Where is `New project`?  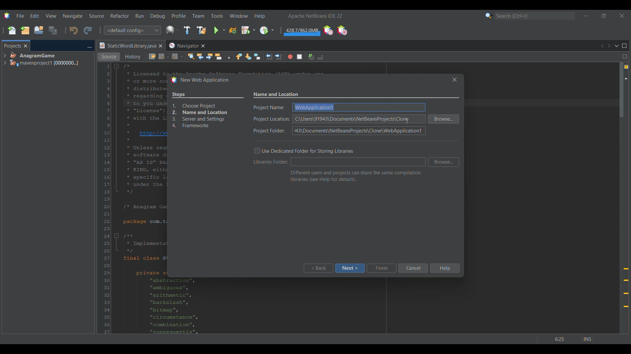
New project is located at coordinates (25, 30).